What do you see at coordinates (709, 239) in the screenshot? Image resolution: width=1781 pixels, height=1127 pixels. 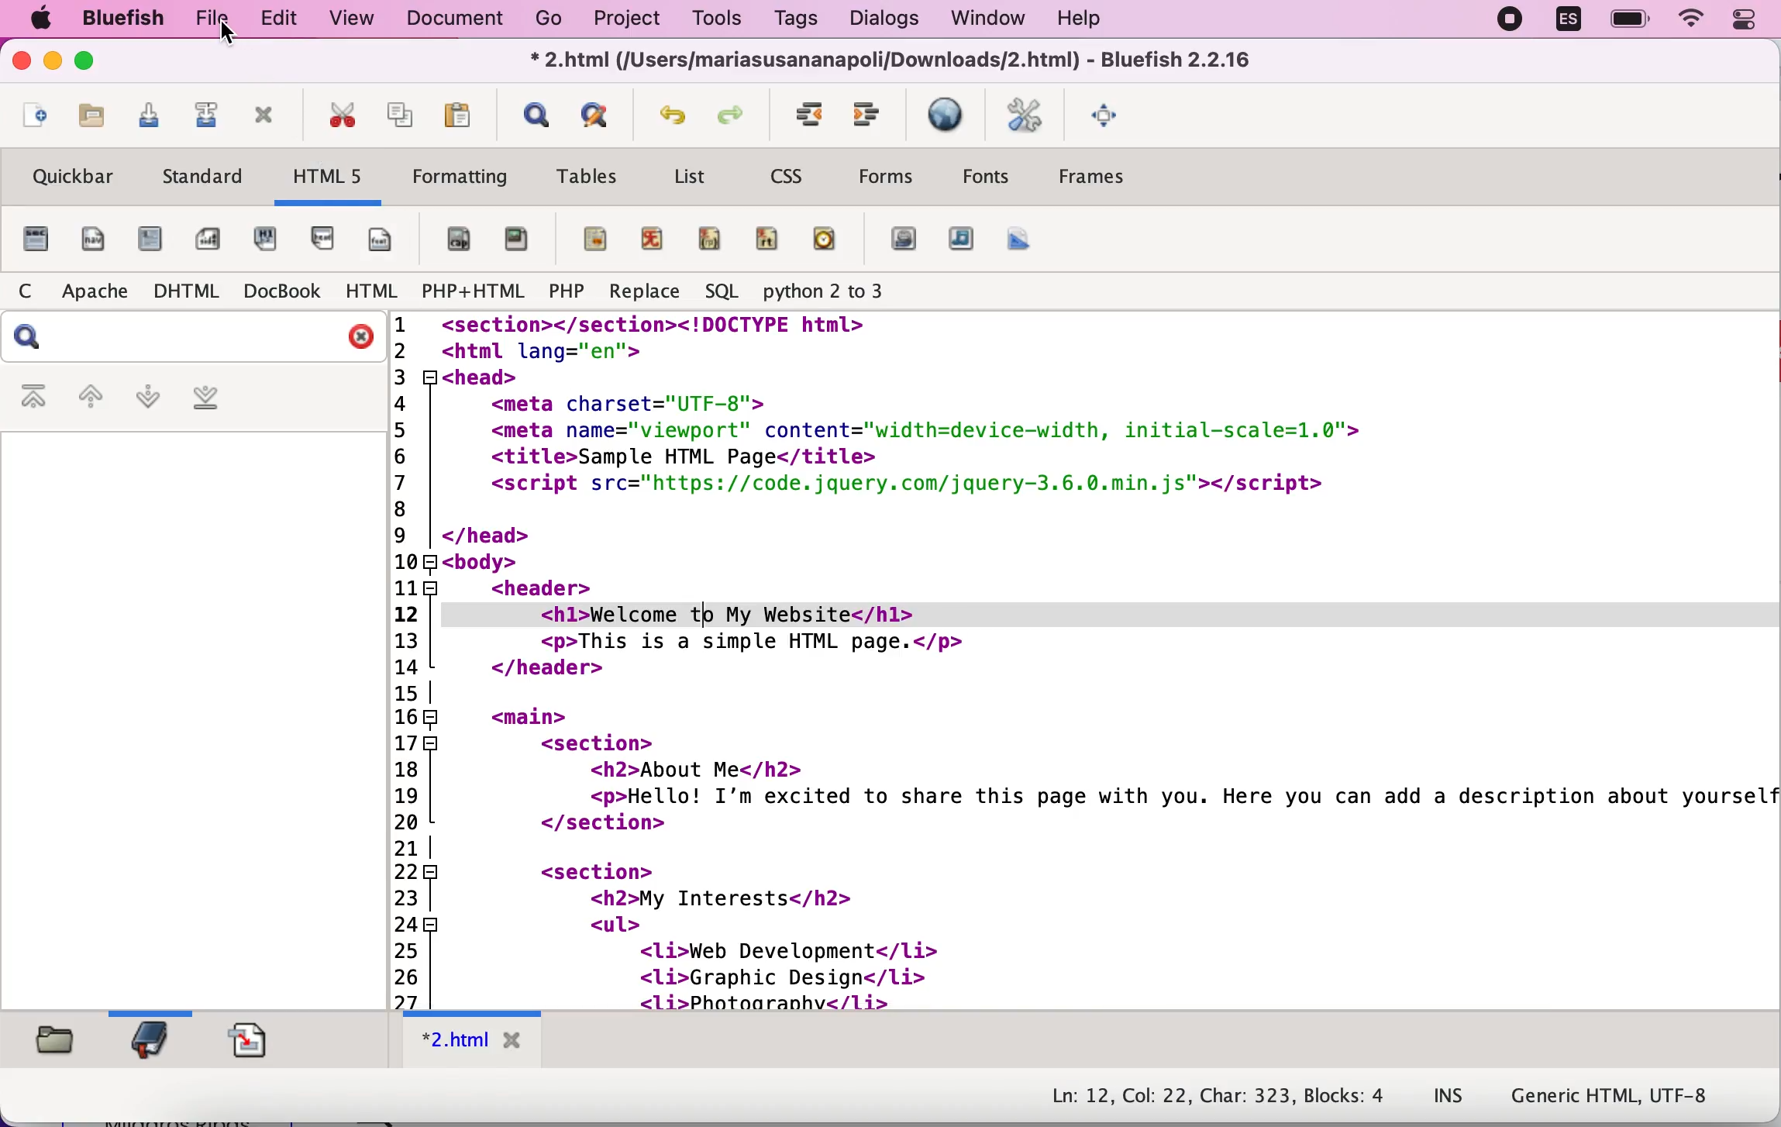 I see `ruby parenthesis` at bounding box center [709, 239].